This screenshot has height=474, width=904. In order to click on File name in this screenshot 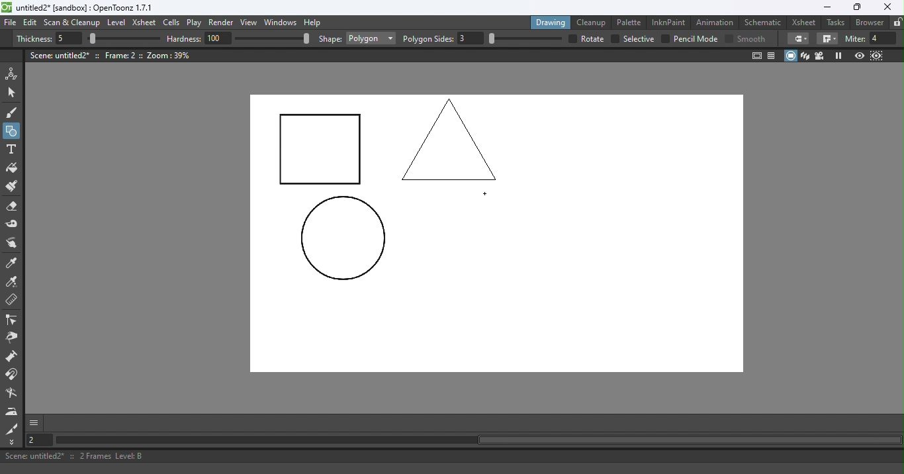, I will do `click(85, 8)`.